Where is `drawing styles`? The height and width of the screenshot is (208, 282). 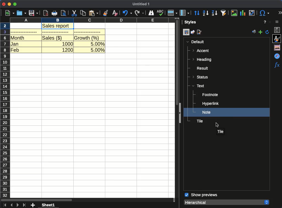 drawing styles is located at coordinates (193, 33).